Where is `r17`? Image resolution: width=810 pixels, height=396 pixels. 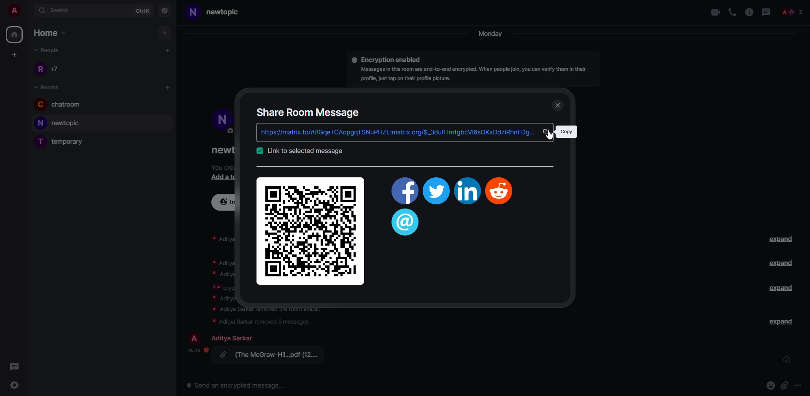 r17 is located at coordinates (48, 68).